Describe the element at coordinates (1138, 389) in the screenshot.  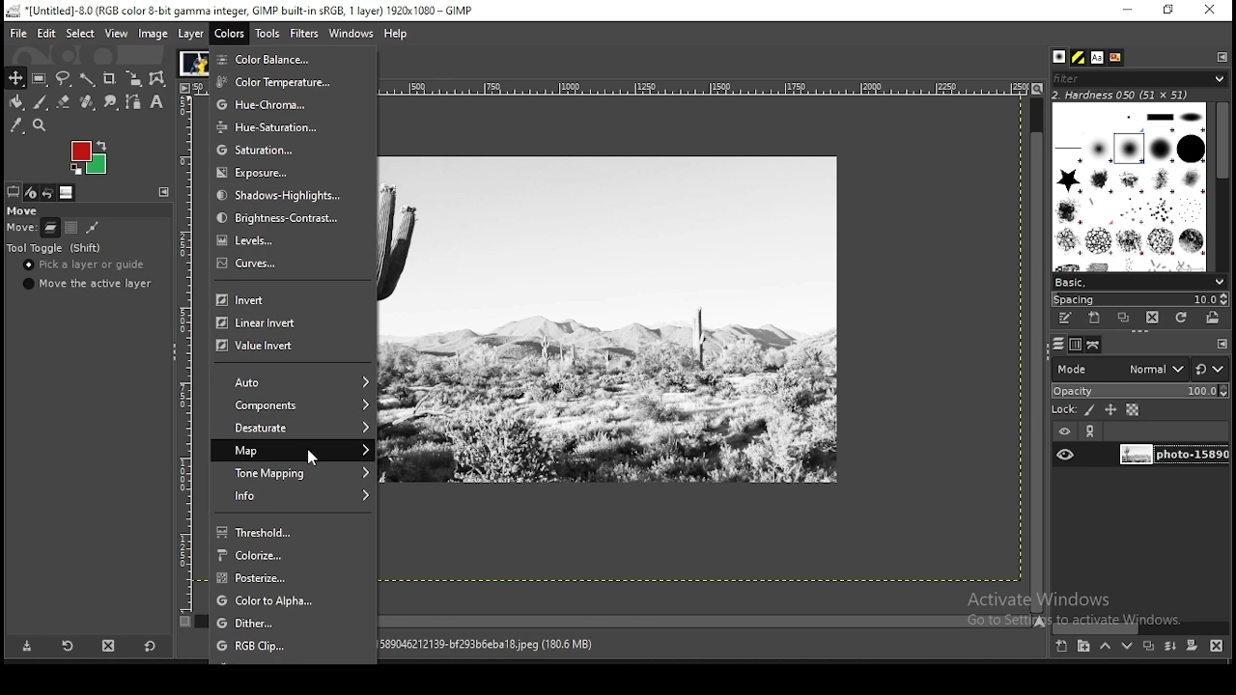
I see `opacity` at that location.